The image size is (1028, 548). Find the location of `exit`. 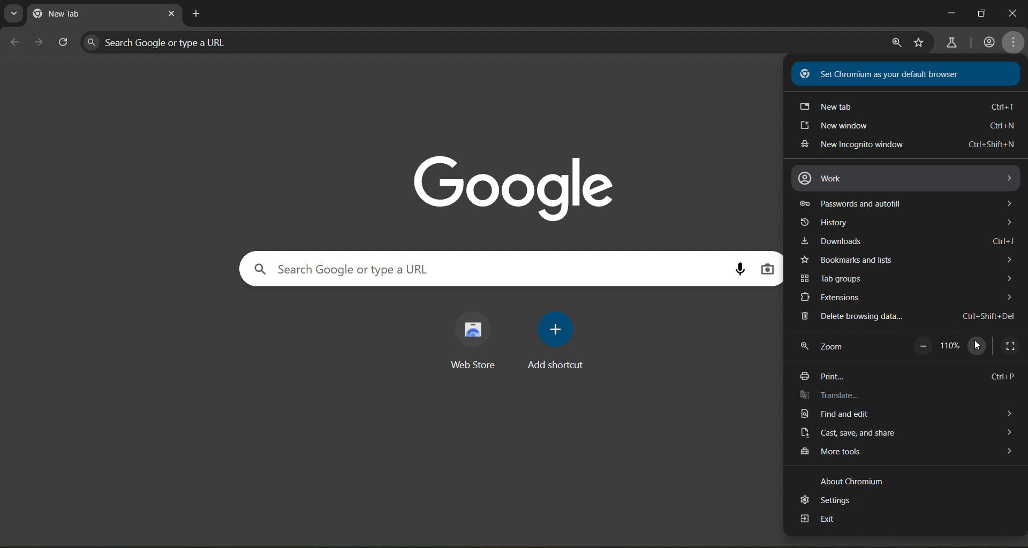

exit is located at coordinates (818, 521).